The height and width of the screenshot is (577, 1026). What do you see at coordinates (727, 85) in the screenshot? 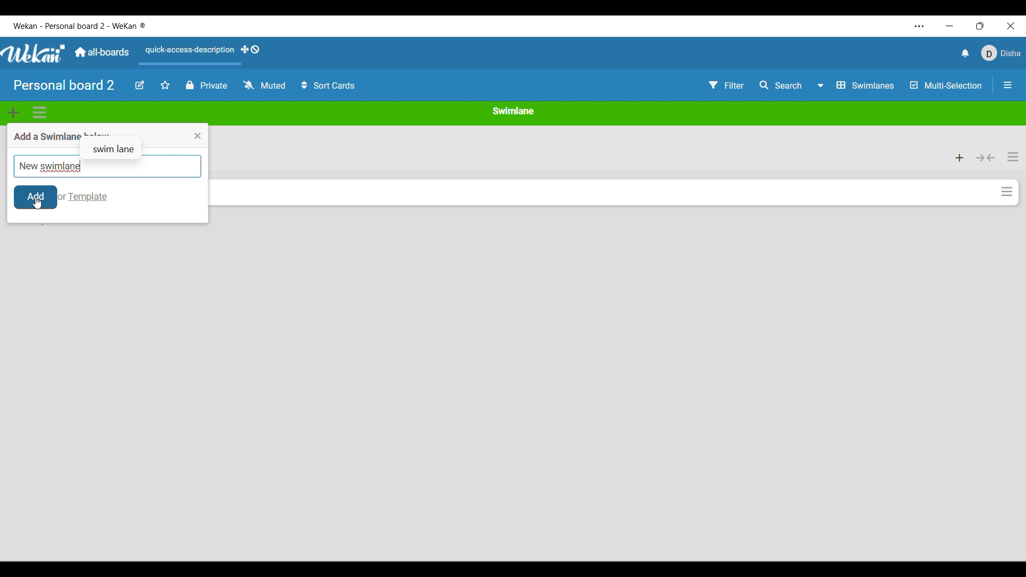
I see `Filter` at bounding box center [727, 85].